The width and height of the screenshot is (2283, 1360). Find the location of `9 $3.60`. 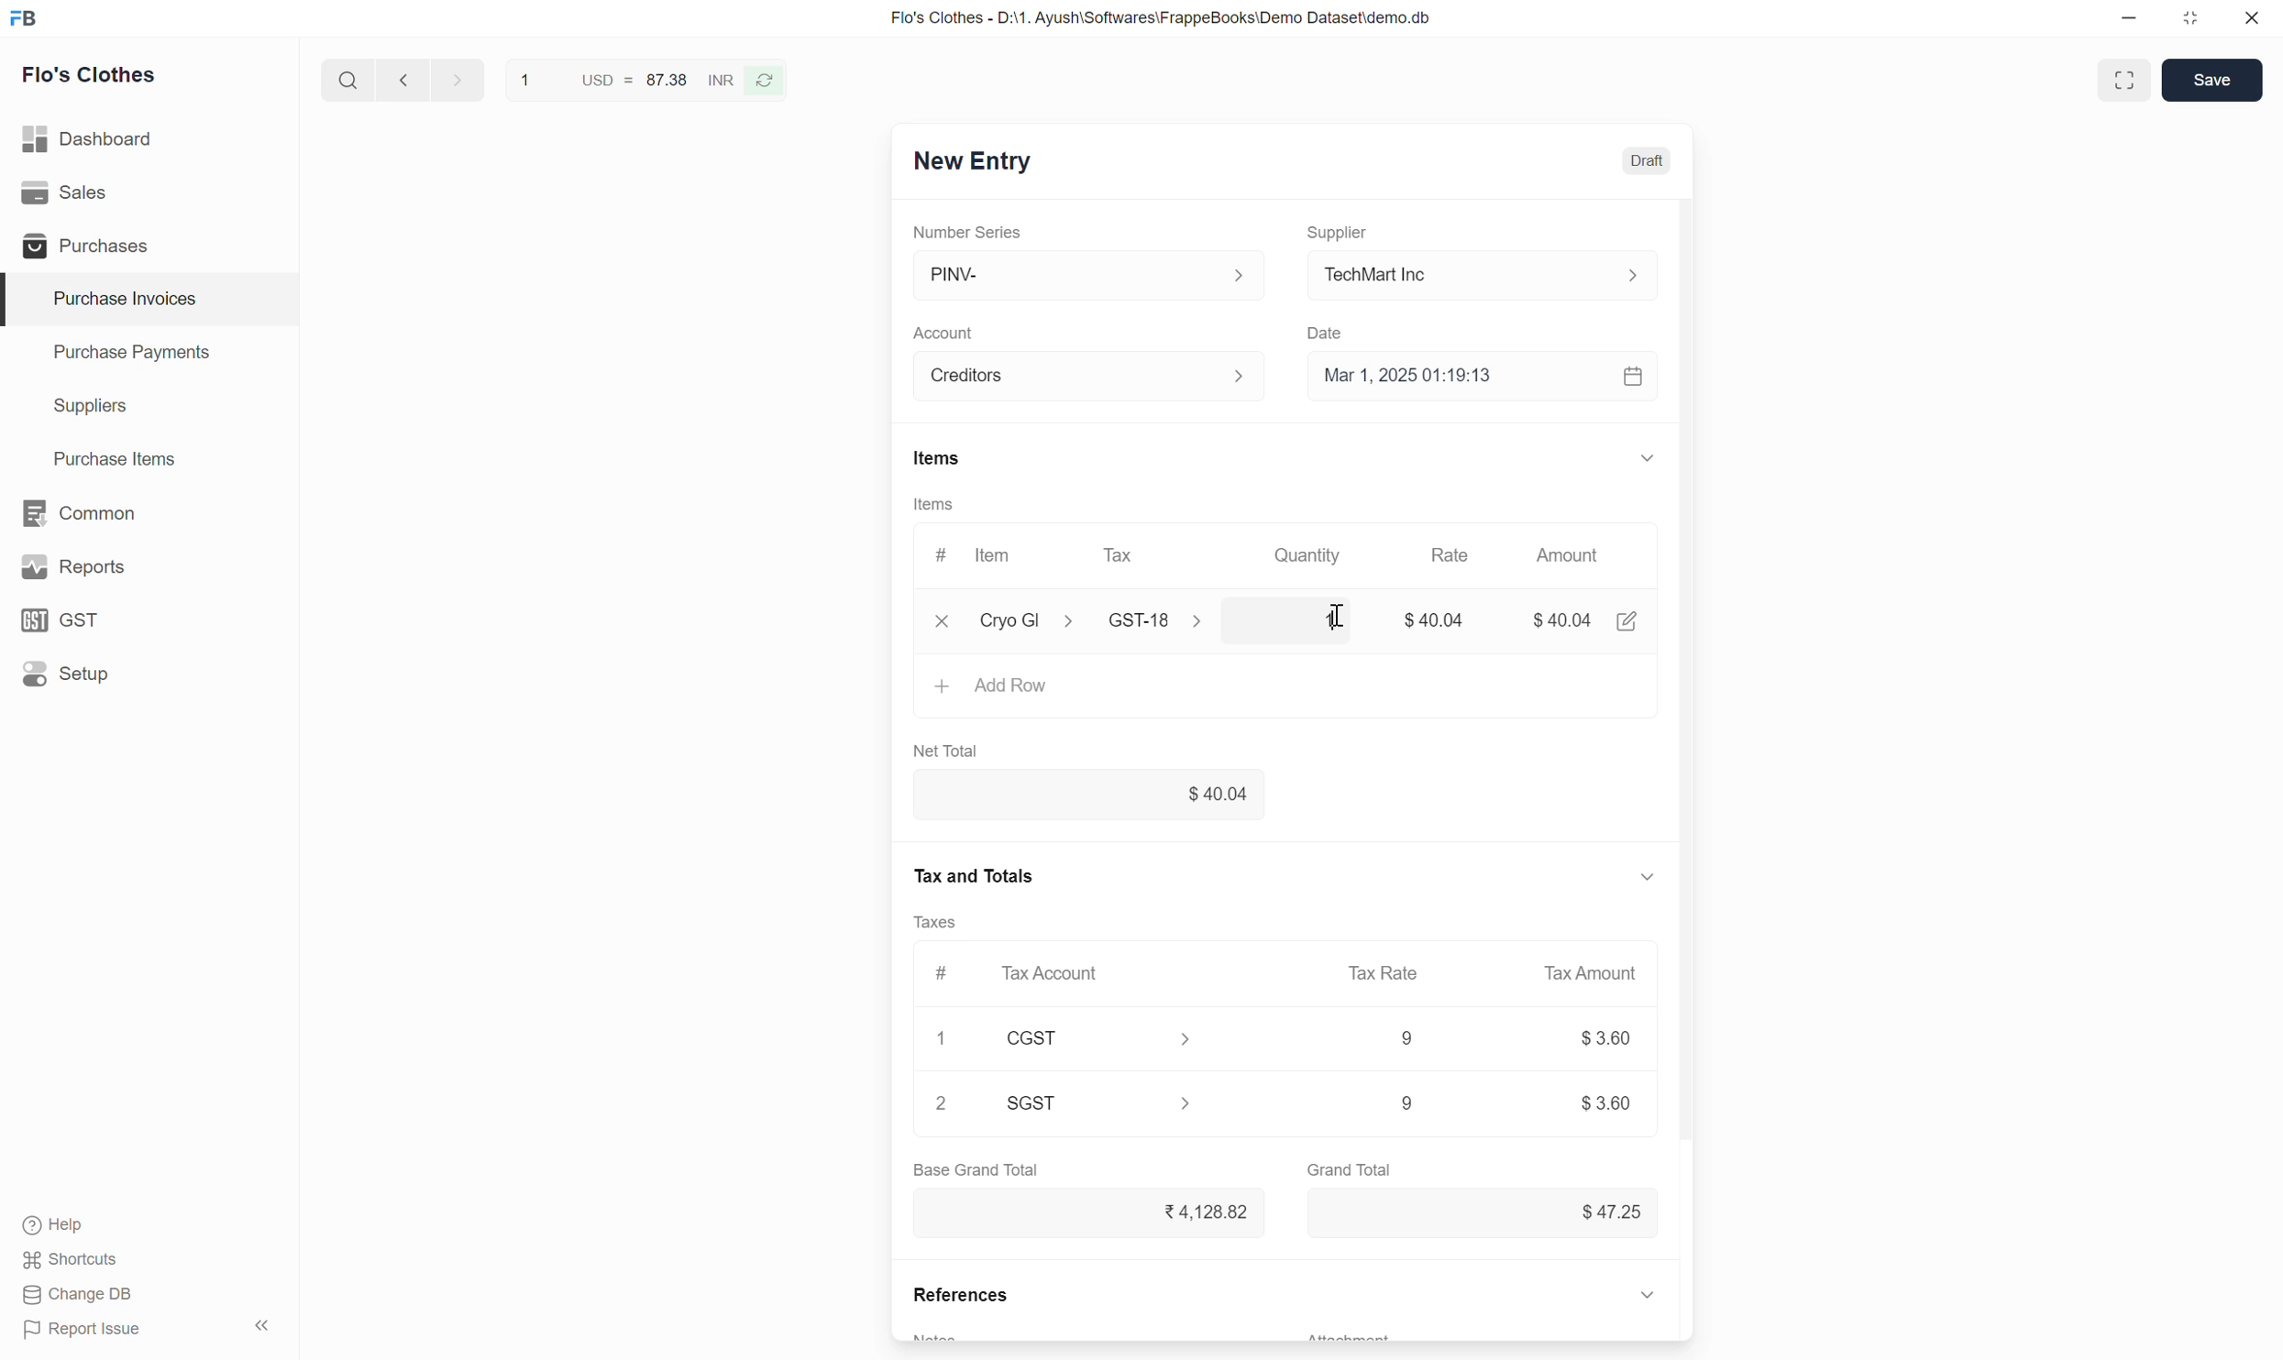

9 $3.60 is located at coordinates (1601, 1102).